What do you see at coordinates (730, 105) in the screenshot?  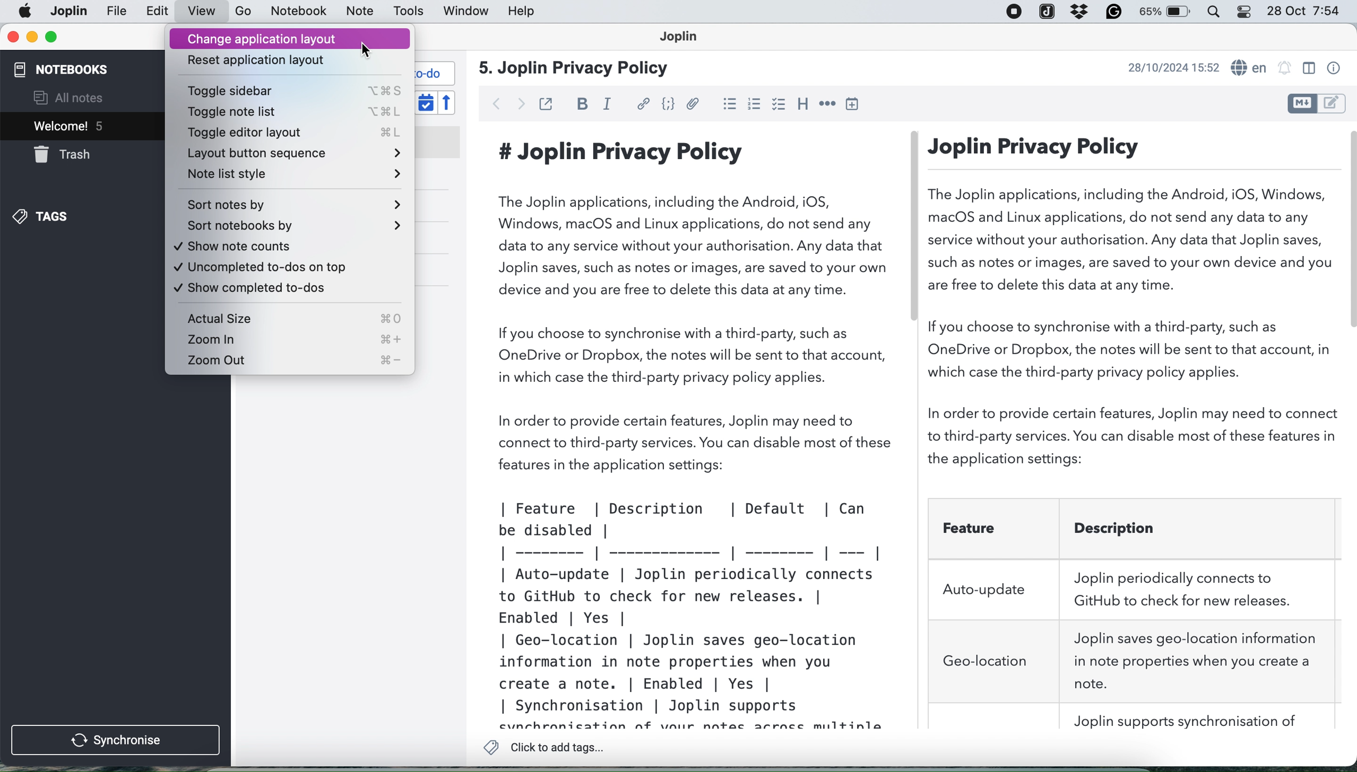 I see `bulleted list` at bounding box center [730, 105].